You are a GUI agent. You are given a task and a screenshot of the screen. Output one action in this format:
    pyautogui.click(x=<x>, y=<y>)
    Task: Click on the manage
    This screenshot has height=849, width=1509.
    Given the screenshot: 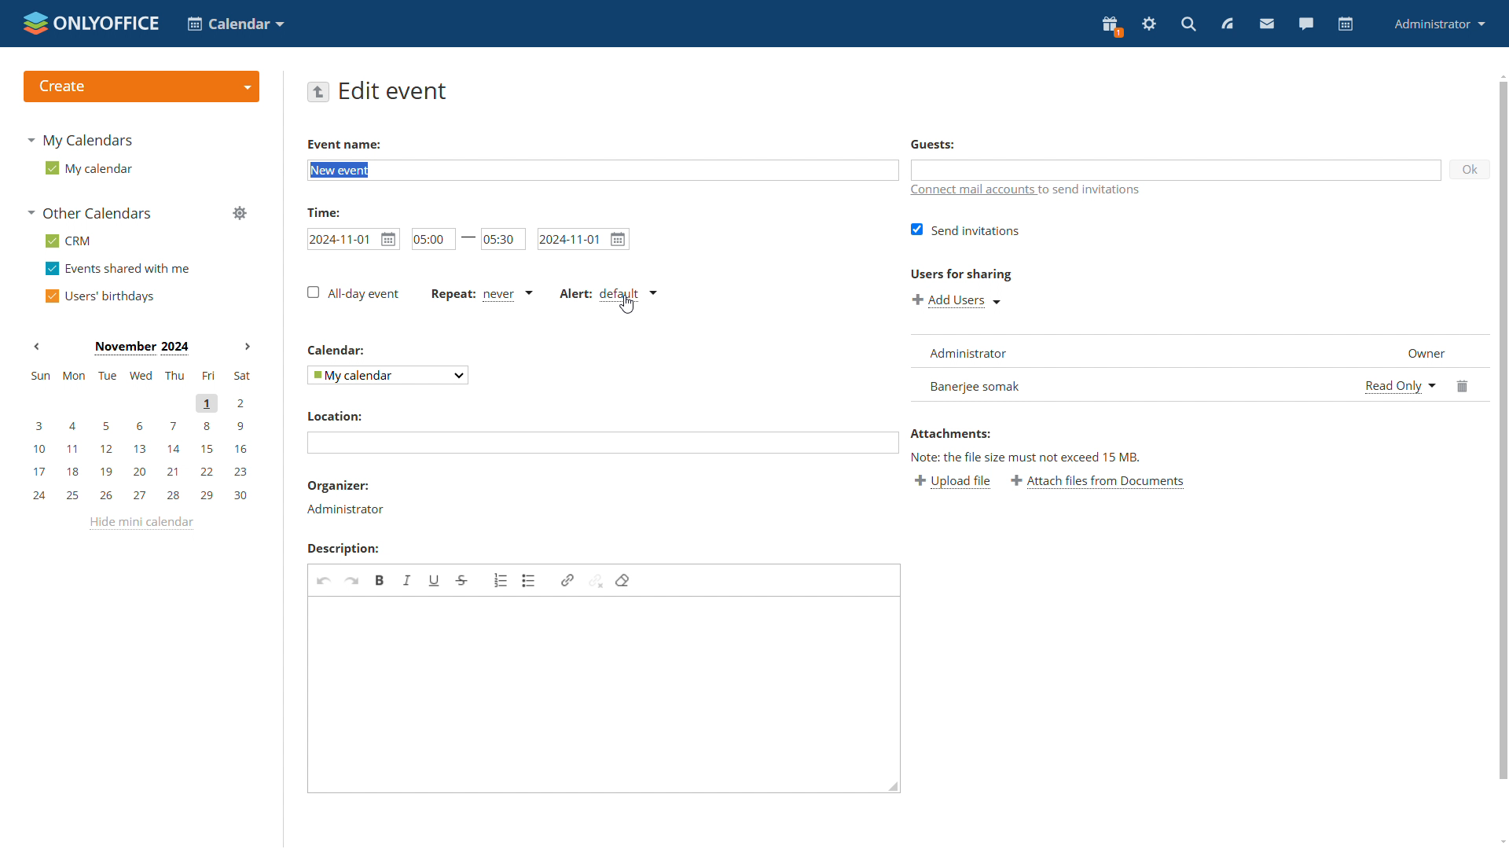 What is the action you would take?
    pyautogui.click(x=240, y=214)
    